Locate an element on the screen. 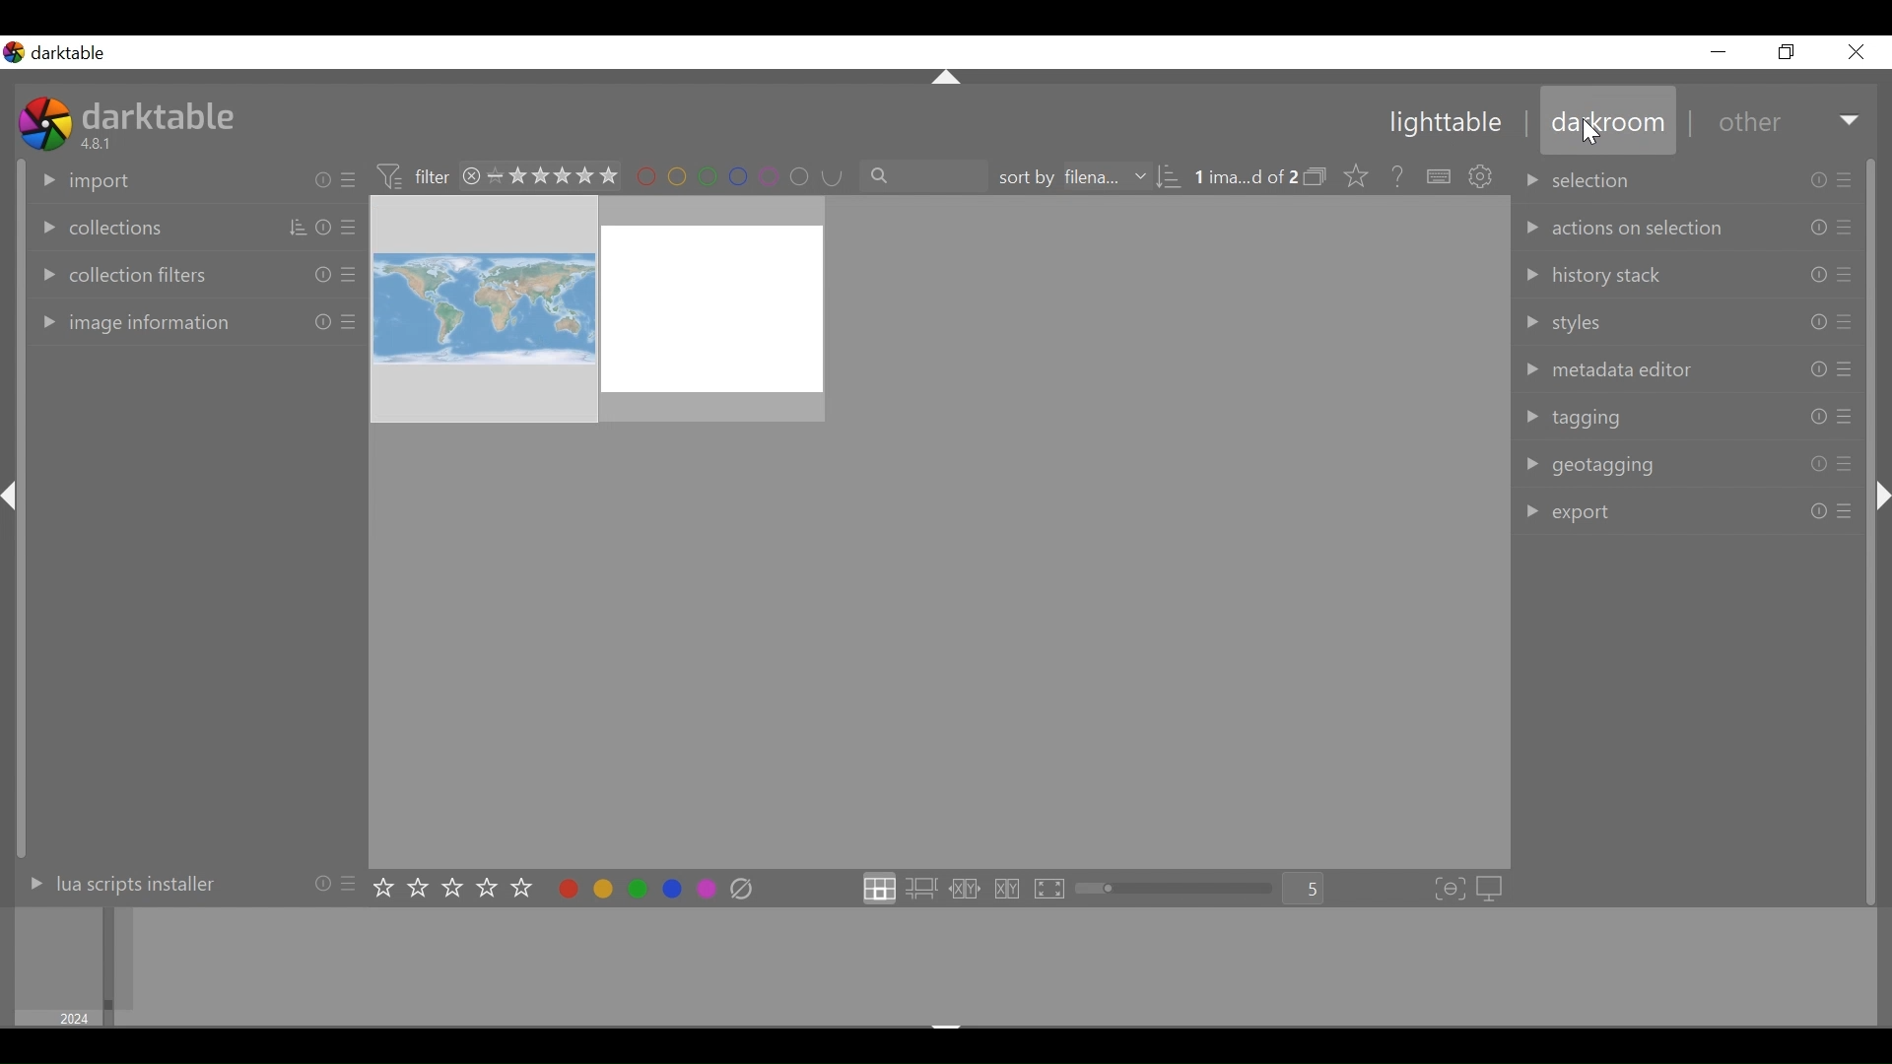  Restore is located at coordinates (1792, 51).